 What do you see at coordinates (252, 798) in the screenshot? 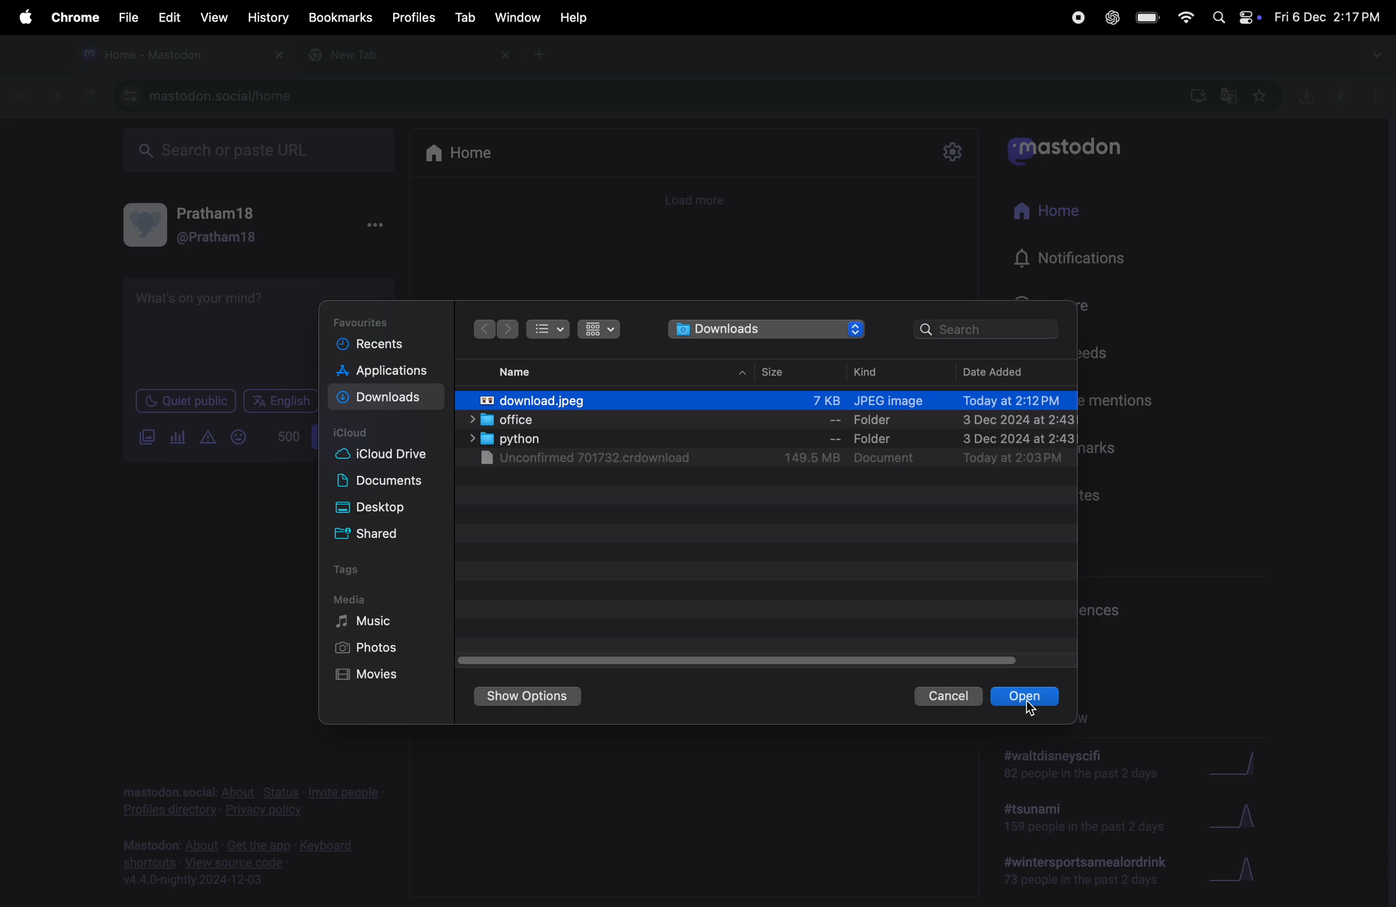
I see `privacy policy` at bounding box center [252, 798].